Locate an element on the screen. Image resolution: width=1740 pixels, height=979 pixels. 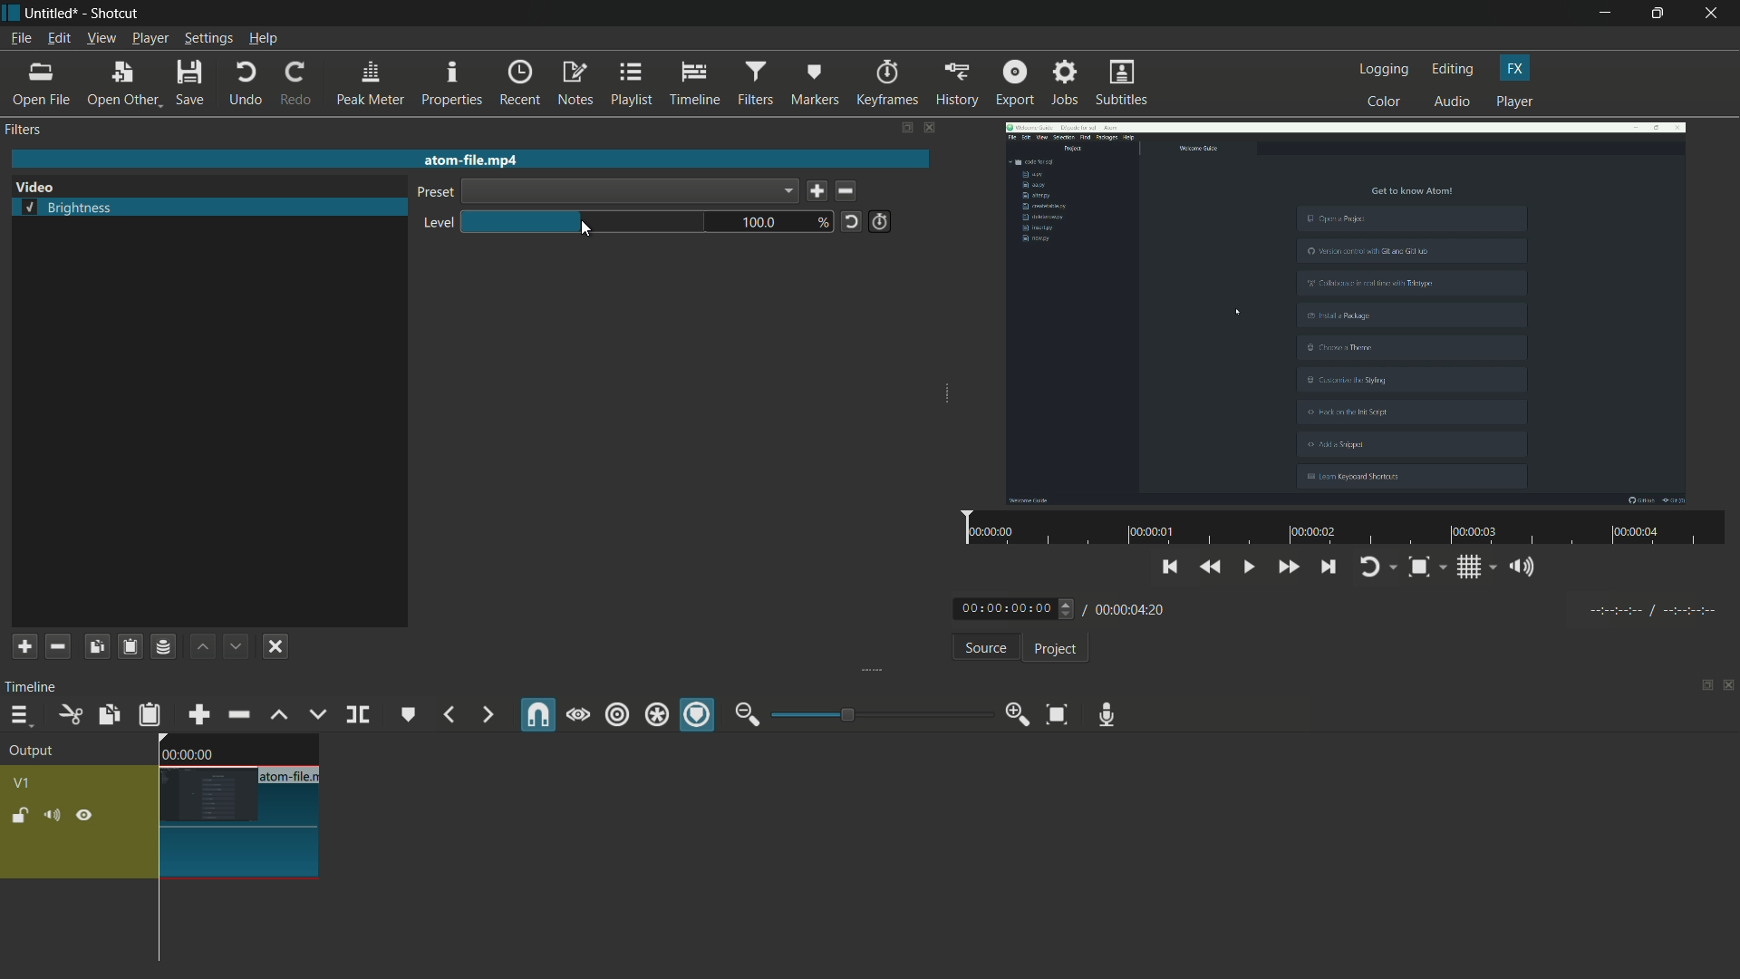
editing is located at coordinates (1454, 69).